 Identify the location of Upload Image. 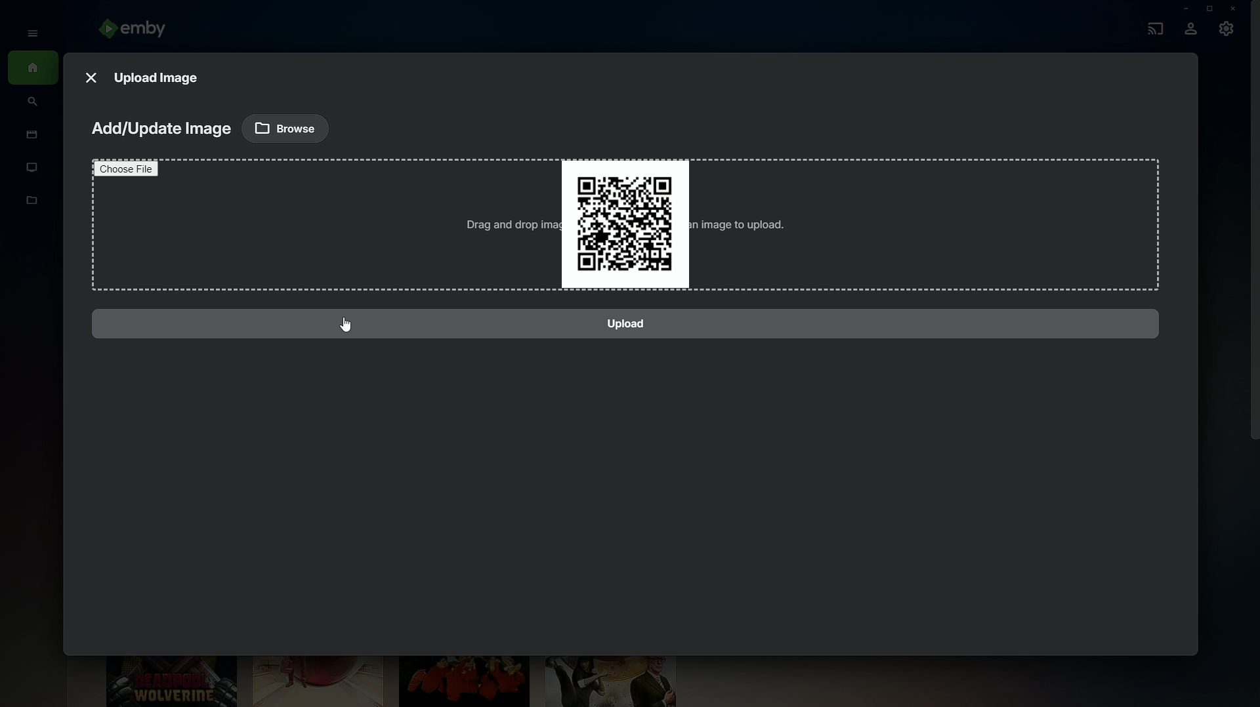
(158, 76).